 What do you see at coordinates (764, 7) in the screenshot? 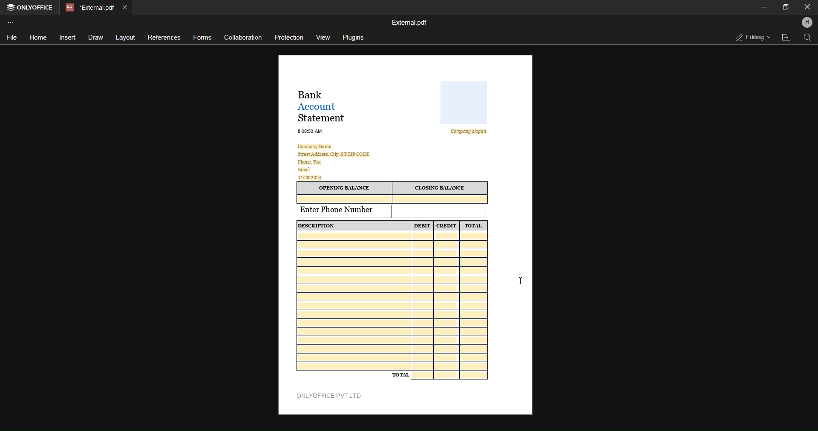
I see `minimize` at bounding box center [764, 7].